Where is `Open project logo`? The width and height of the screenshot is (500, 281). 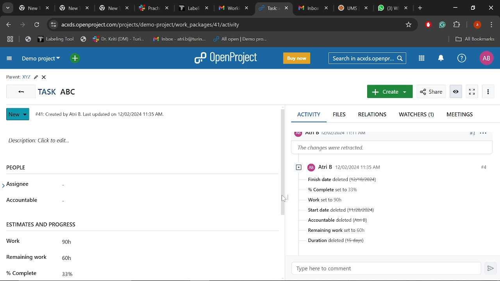 Open project logo is located at coordinates (225, 57).